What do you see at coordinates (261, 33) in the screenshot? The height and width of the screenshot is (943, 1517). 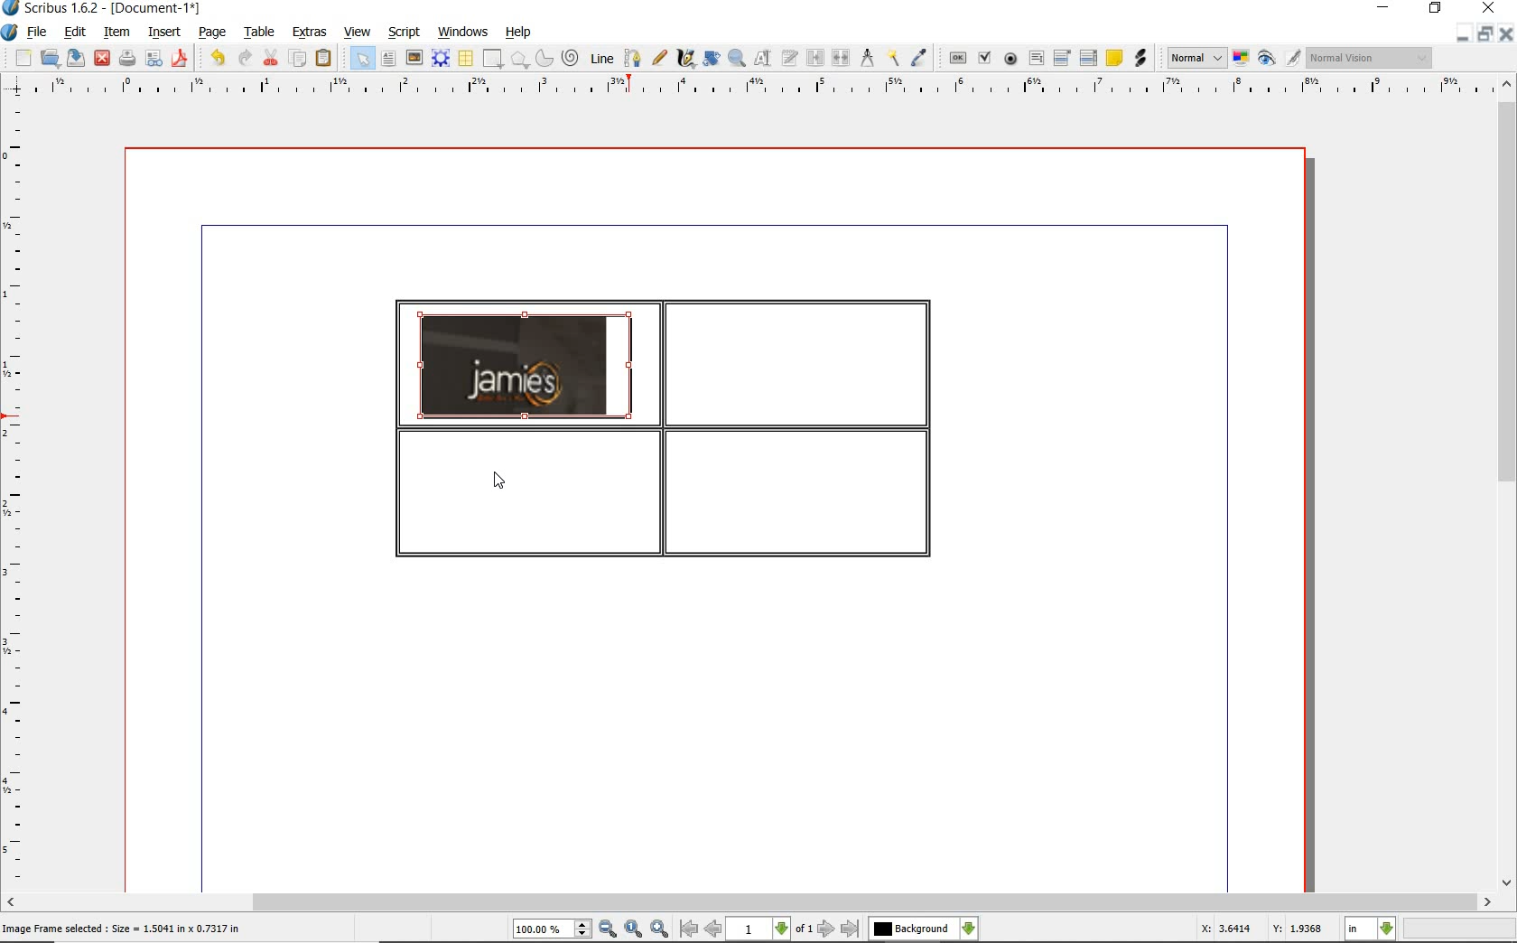 I see `table` at bounding box center [261, 33].